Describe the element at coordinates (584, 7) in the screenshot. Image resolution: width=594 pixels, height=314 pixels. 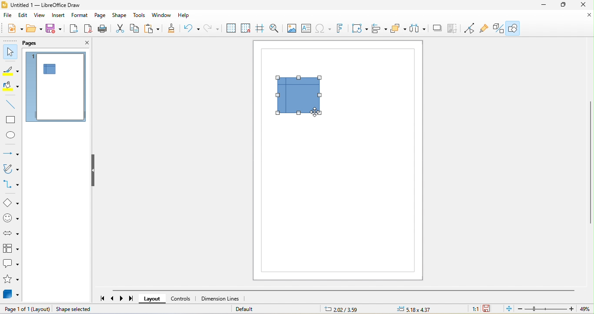
I see `close` at that location.